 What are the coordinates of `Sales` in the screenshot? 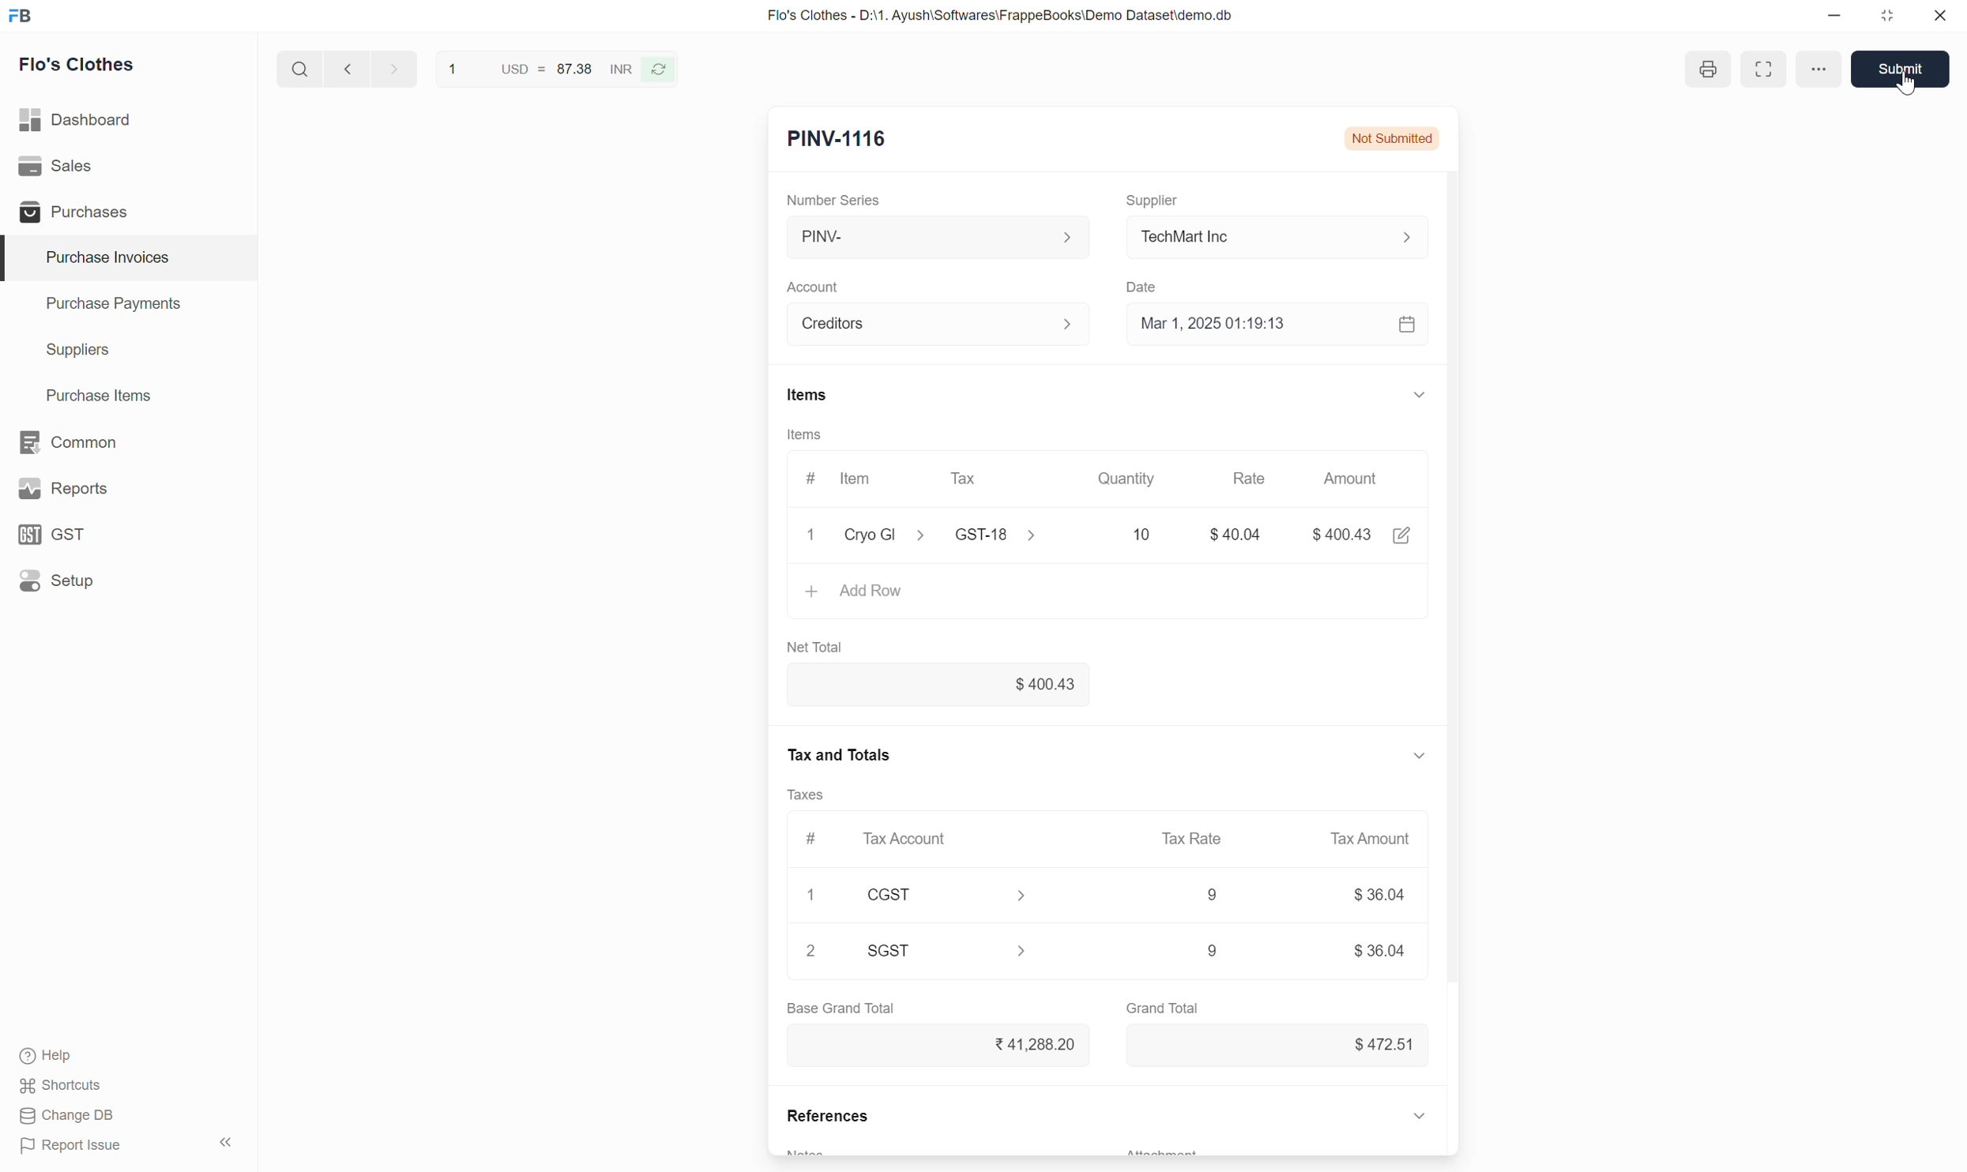 It's located at (59, 166).